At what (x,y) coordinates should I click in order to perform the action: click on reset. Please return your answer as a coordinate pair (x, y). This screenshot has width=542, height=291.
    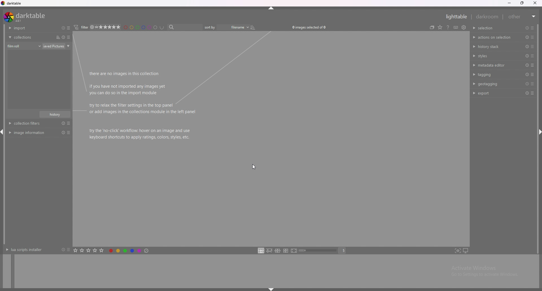
    Looking at the image, I should click on (527, 84).